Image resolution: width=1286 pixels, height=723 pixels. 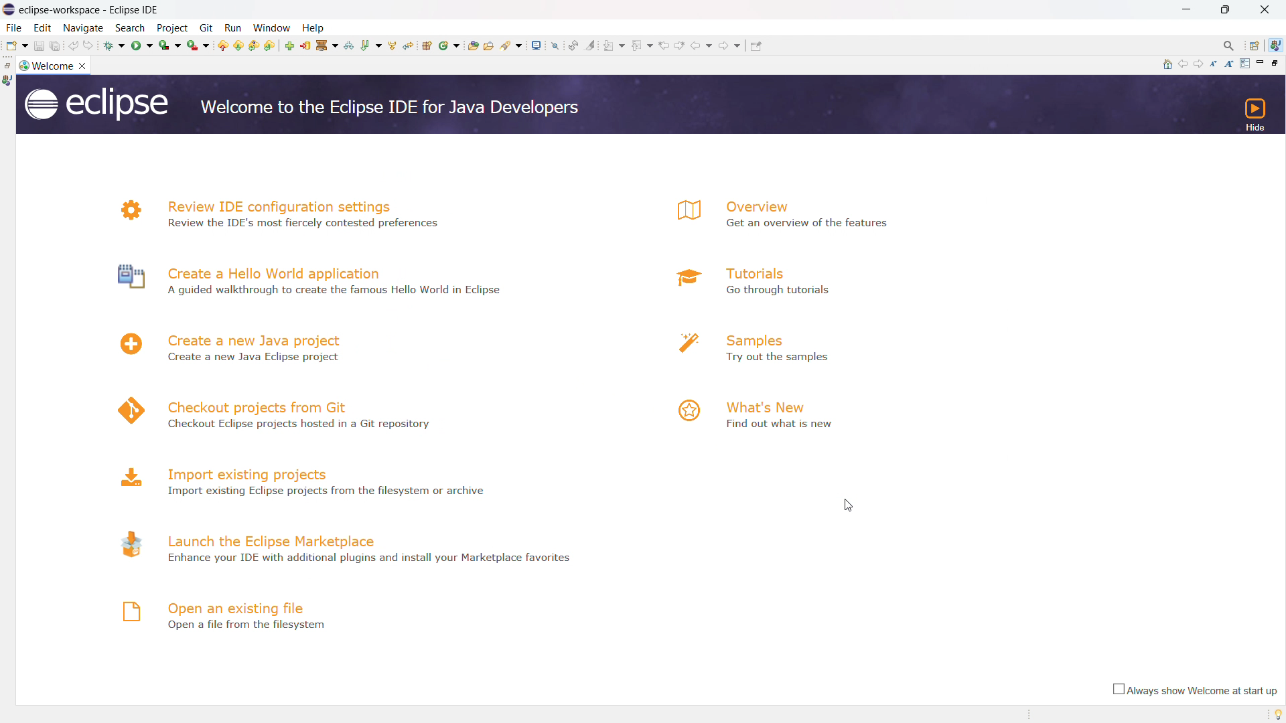 I want to click on previous annotation, so click(x=437, y=46).